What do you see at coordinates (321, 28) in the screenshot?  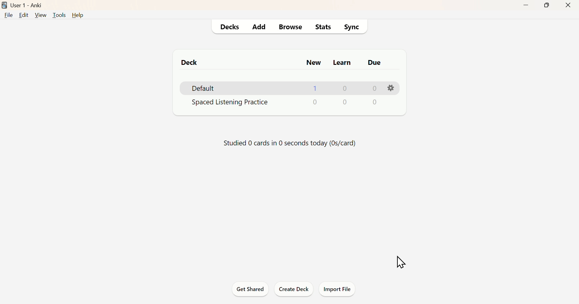 I see `Stats` at bounding box center [321, 28].